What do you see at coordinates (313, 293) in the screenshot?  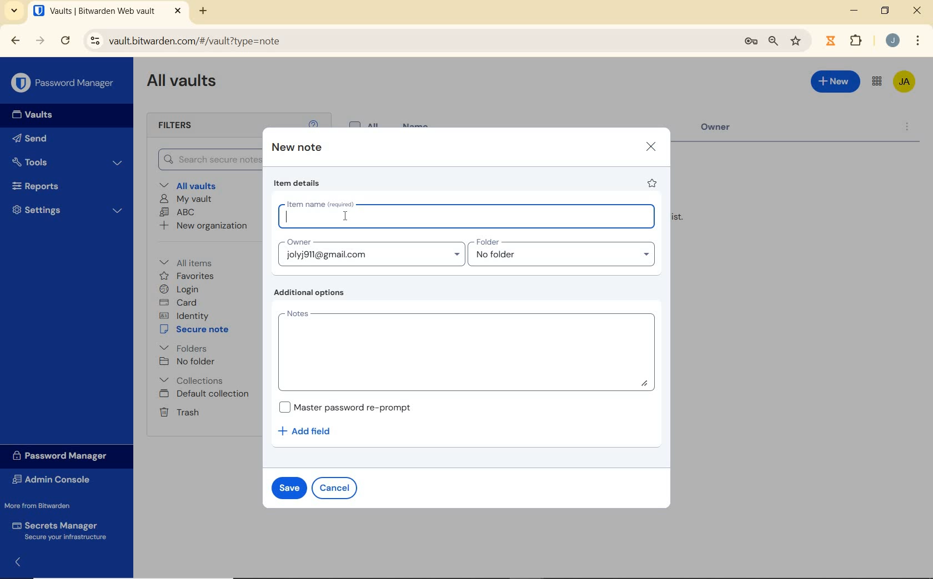 I see `additional options` at bounding box center [313, 293].